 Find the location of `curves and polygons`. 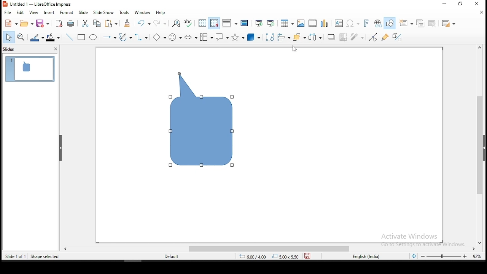

curves and polygons is located at coordinates (125, 37).